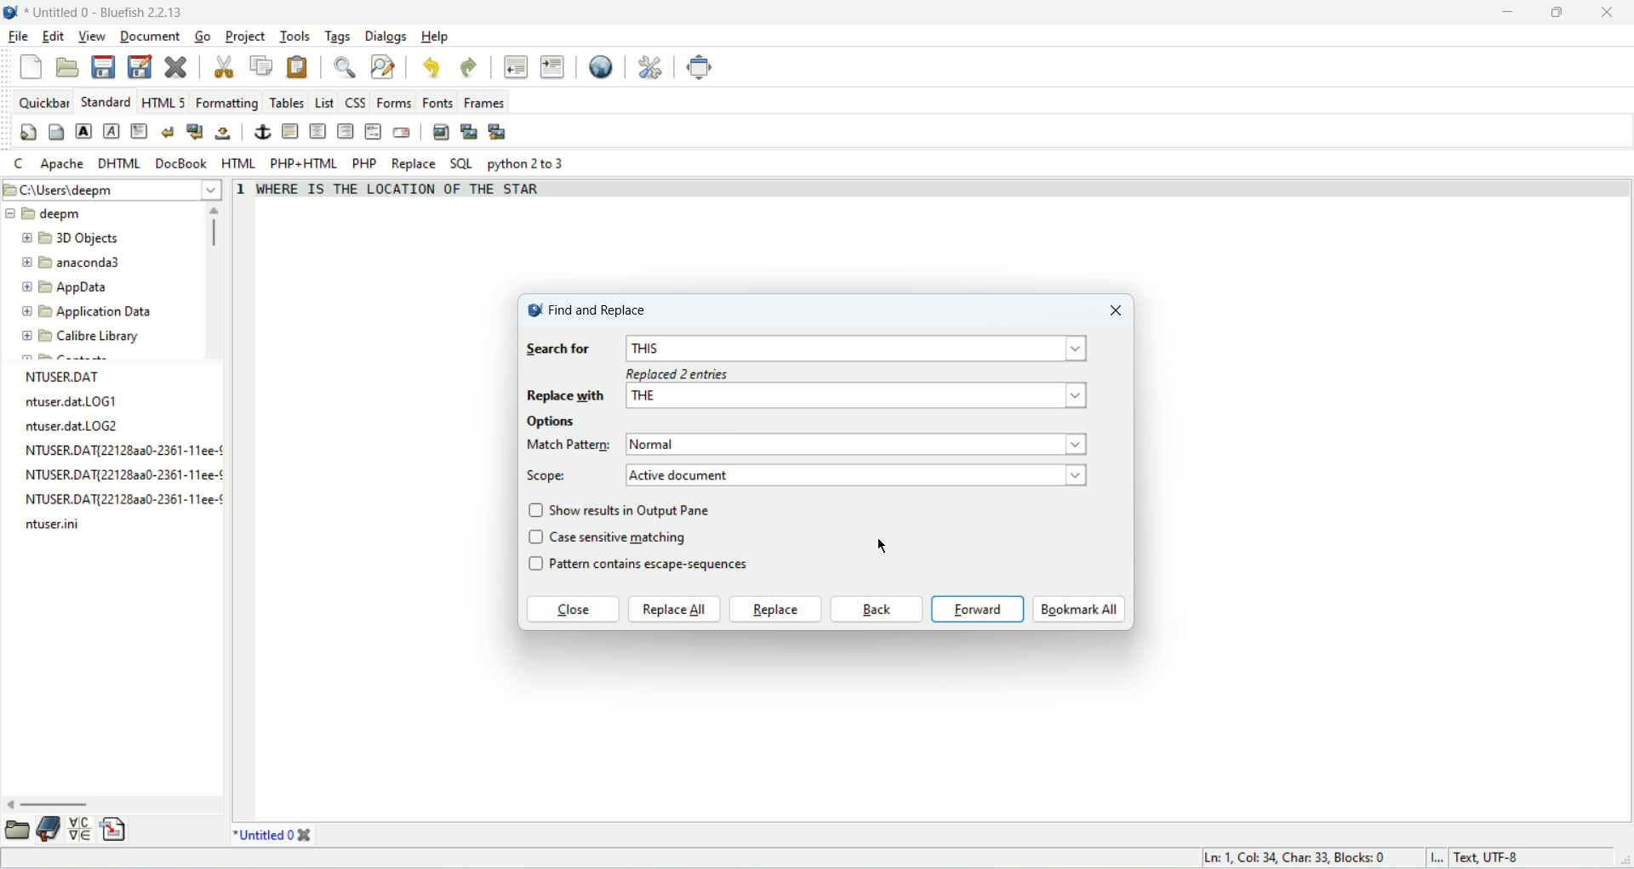 This screenshot has width=1634, height=869. Describe the element at coordinates (460, 164) in the screenshot. I see `SQL` at that location.